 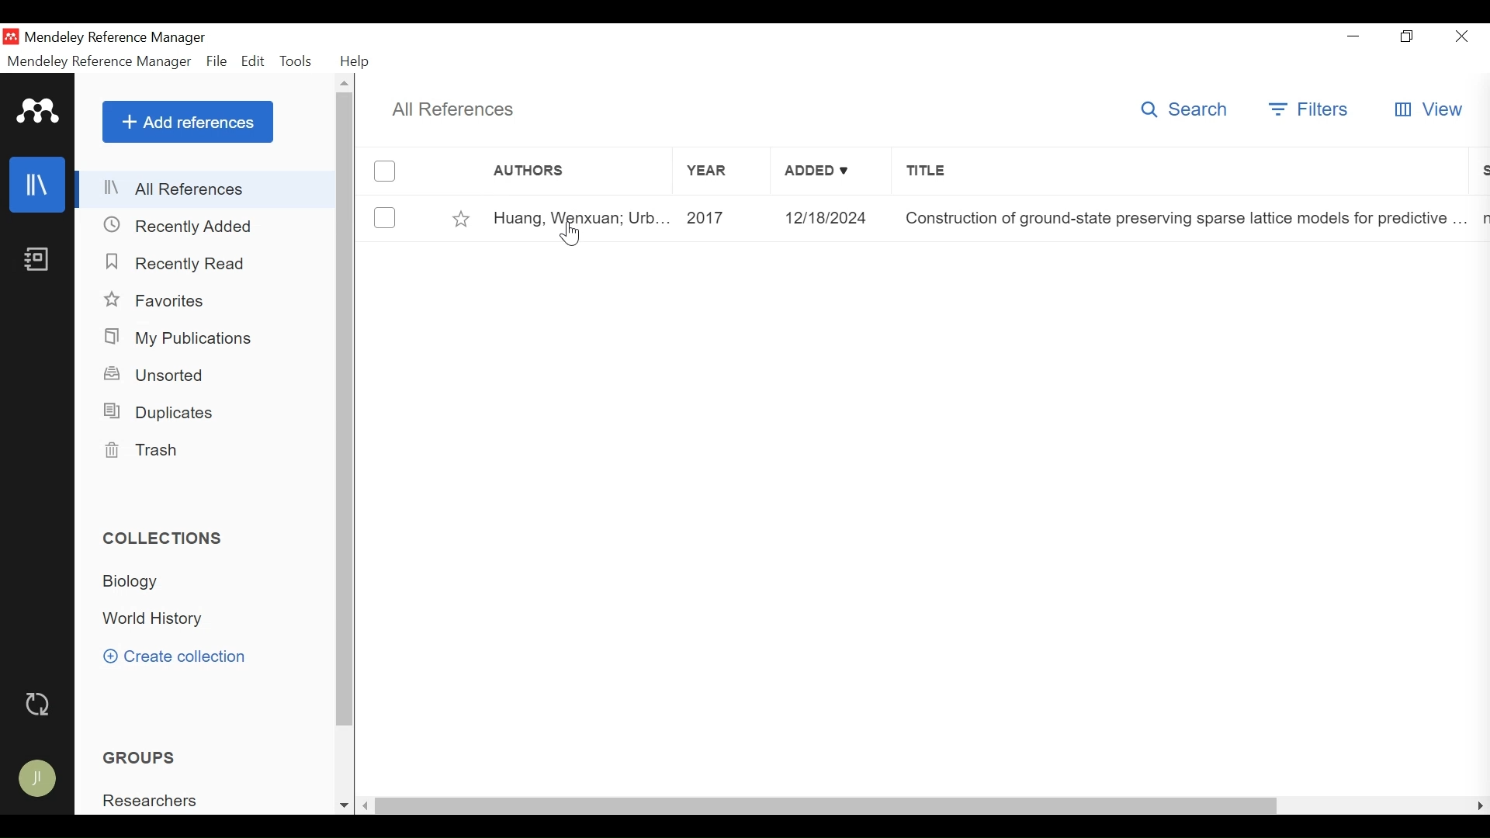 What do you see at coordinates (40, 780) in the screenshot?
I see `Avatar` at bounding box center [40, 780].